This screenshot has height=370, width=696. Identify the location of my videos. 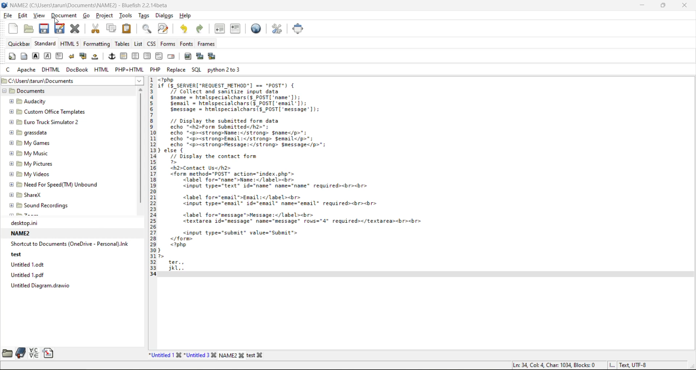
(34, 175).